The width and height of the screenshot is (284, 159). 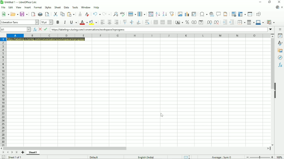 What do you see at coordinates (16, 30) in the screenshot?
I see `Current cell` at bounding box center [16, 30].